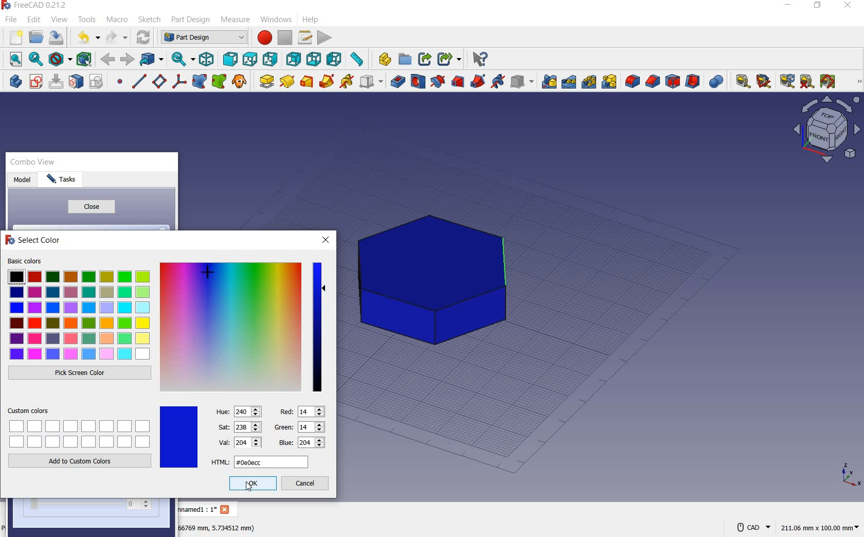 This screenshot has height=537, width=864. Describe the element at coordinates (230, 328) in the screenshot. I see `customize color` at that location.